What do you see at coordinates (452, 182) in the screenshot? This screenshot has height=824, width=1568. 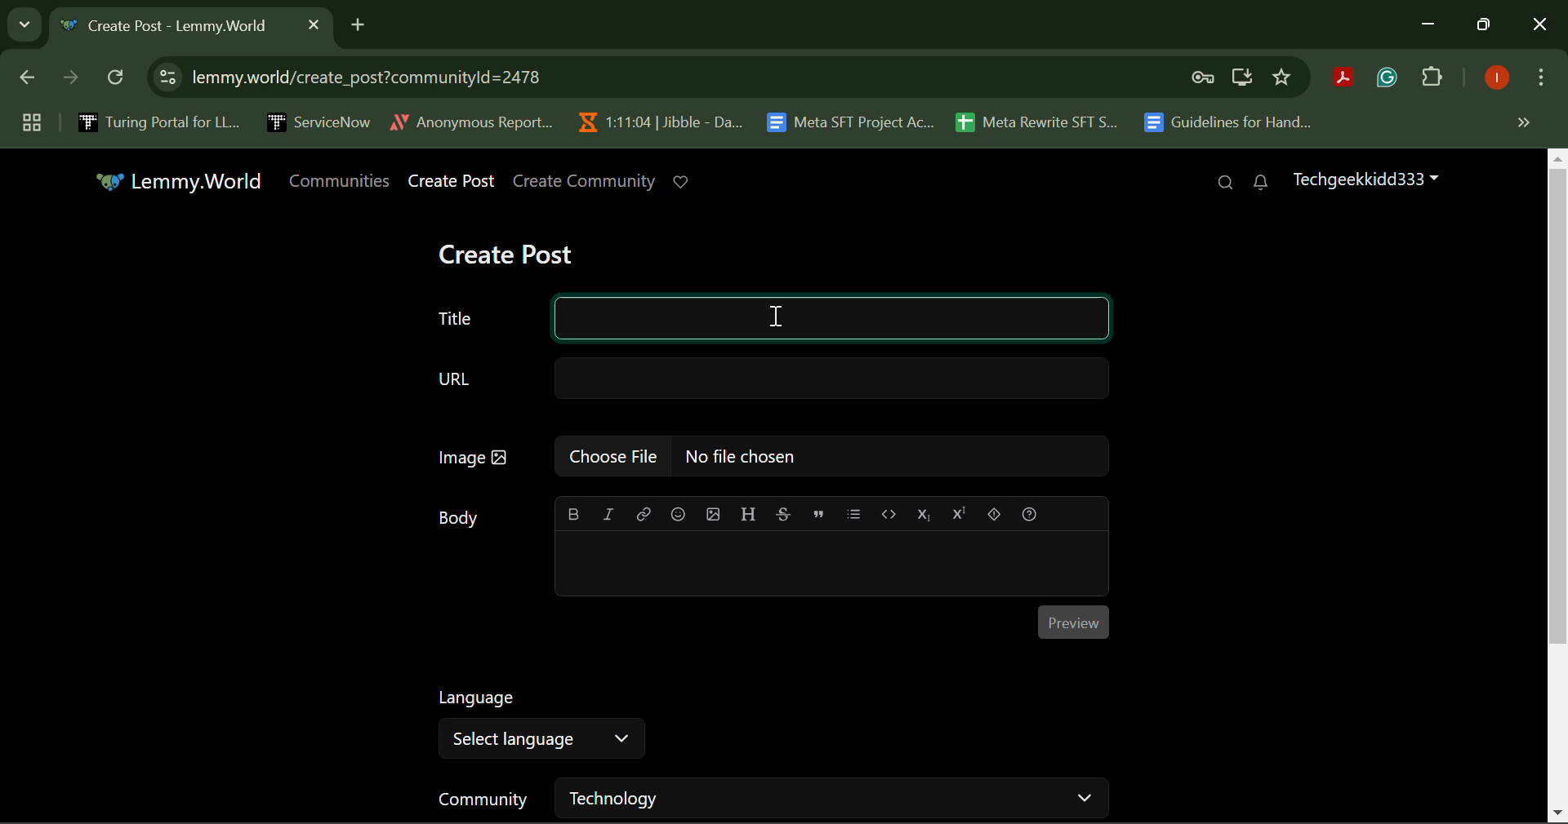 I see `Create Post` at bounding box center [452, 182].